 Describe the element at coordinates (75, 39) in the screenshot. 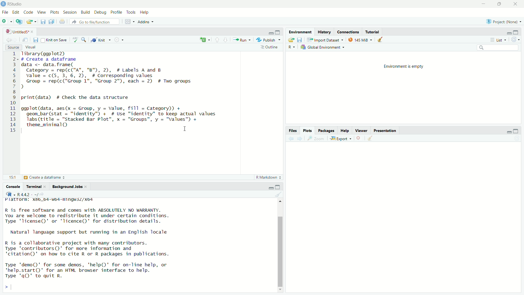

I see `Spell check` at that location.